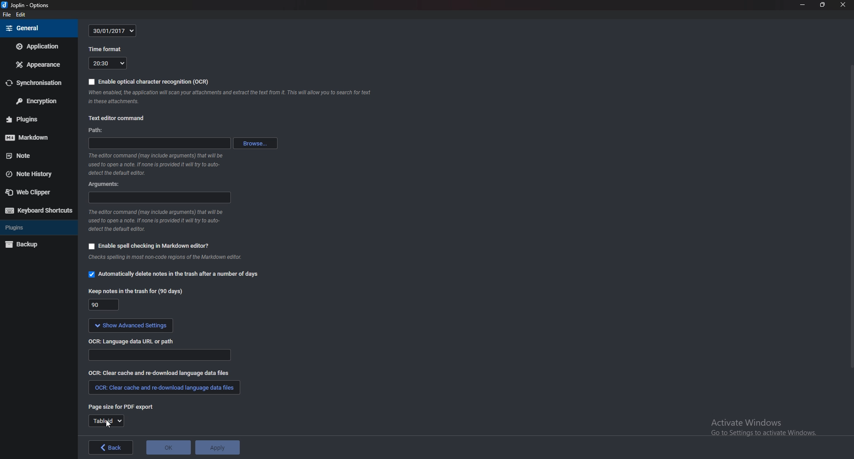  What do you see at coordinates (107, 64) in the screenshot?
I see `20:30` at bounding box center [107, 64].